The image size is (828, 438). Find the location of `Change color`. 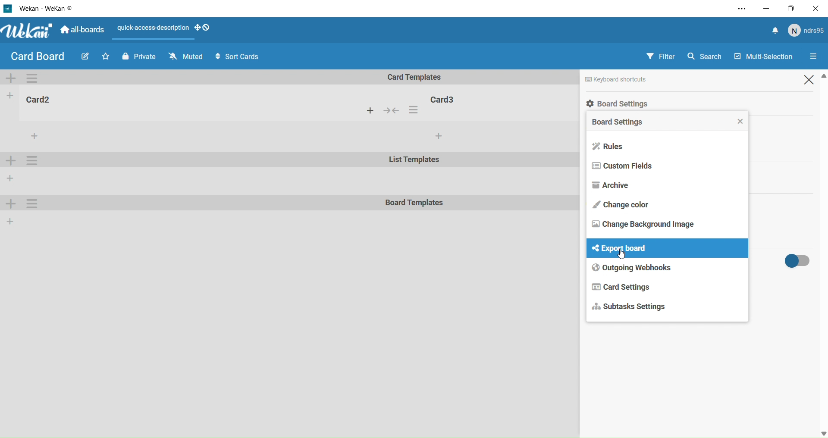

Change color is located at coordinates (627, 203).